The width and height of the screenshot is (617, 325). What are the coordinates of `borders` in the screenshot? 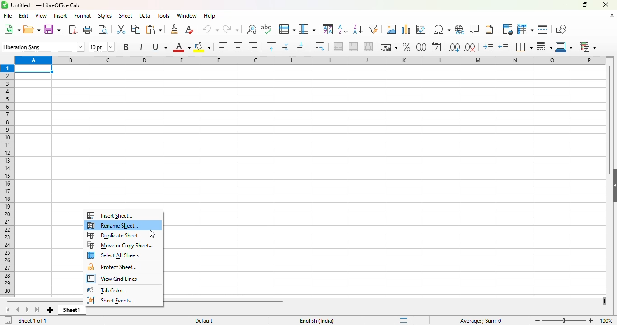 It's located at (524, 47).